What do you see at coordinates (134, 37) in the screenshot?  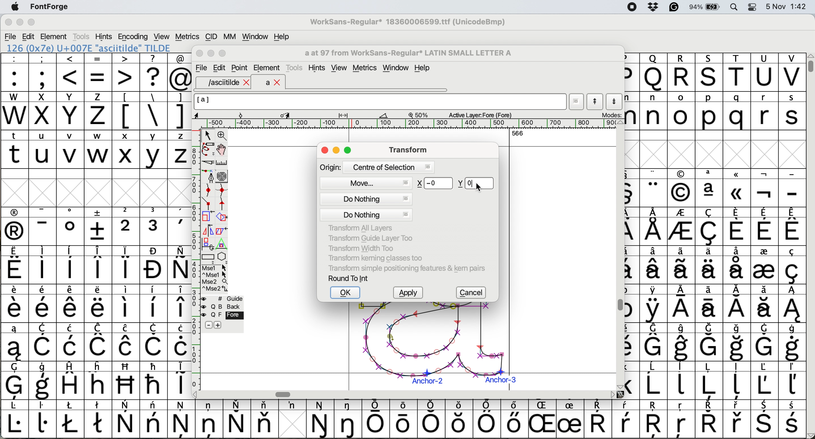 I see `encoding` at bounding box center [134, 37].